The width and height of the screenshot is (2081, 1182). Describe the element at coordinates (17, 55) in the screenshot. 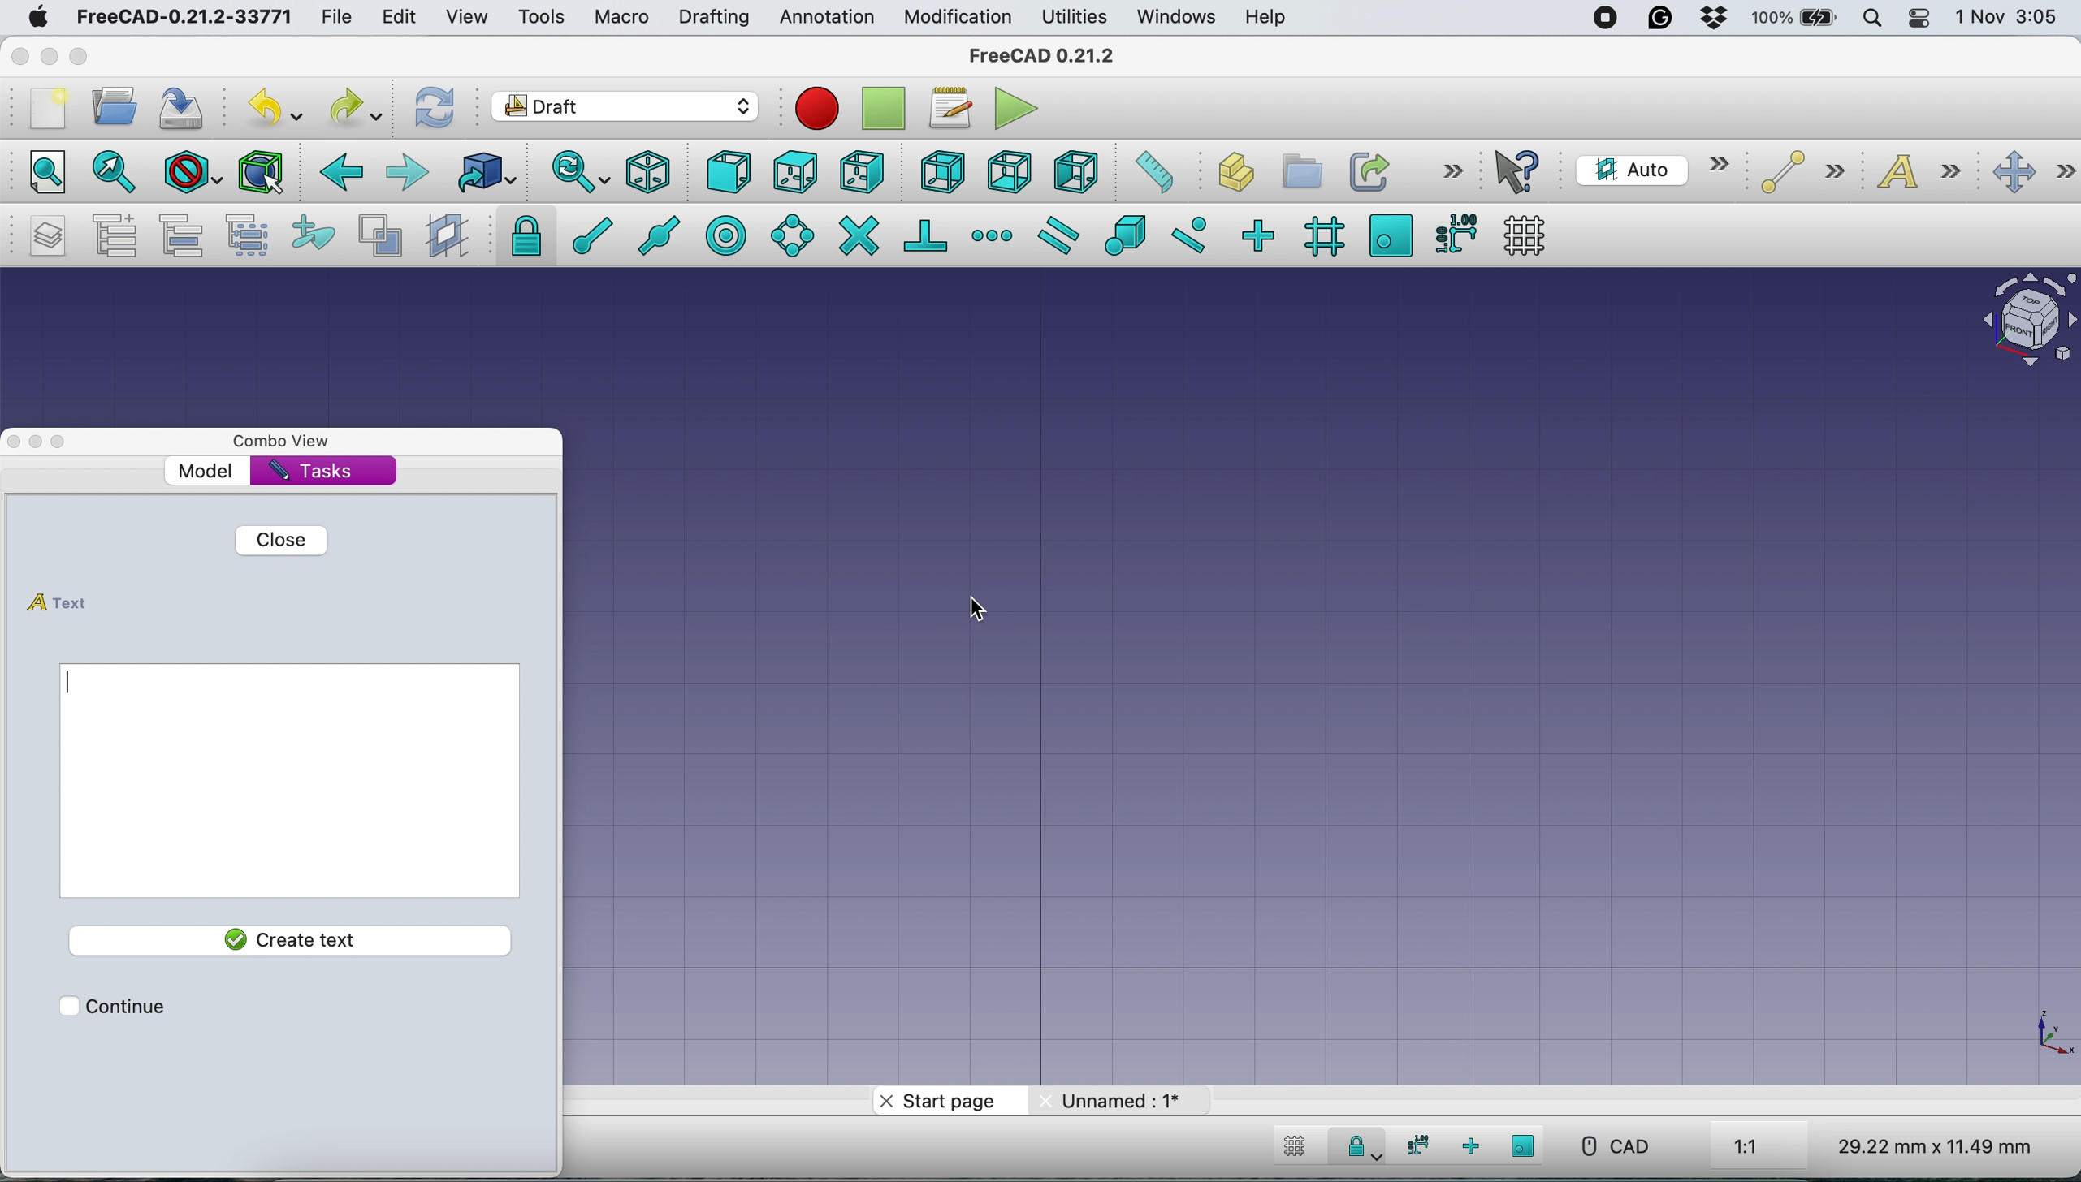

I see `close` at that location.